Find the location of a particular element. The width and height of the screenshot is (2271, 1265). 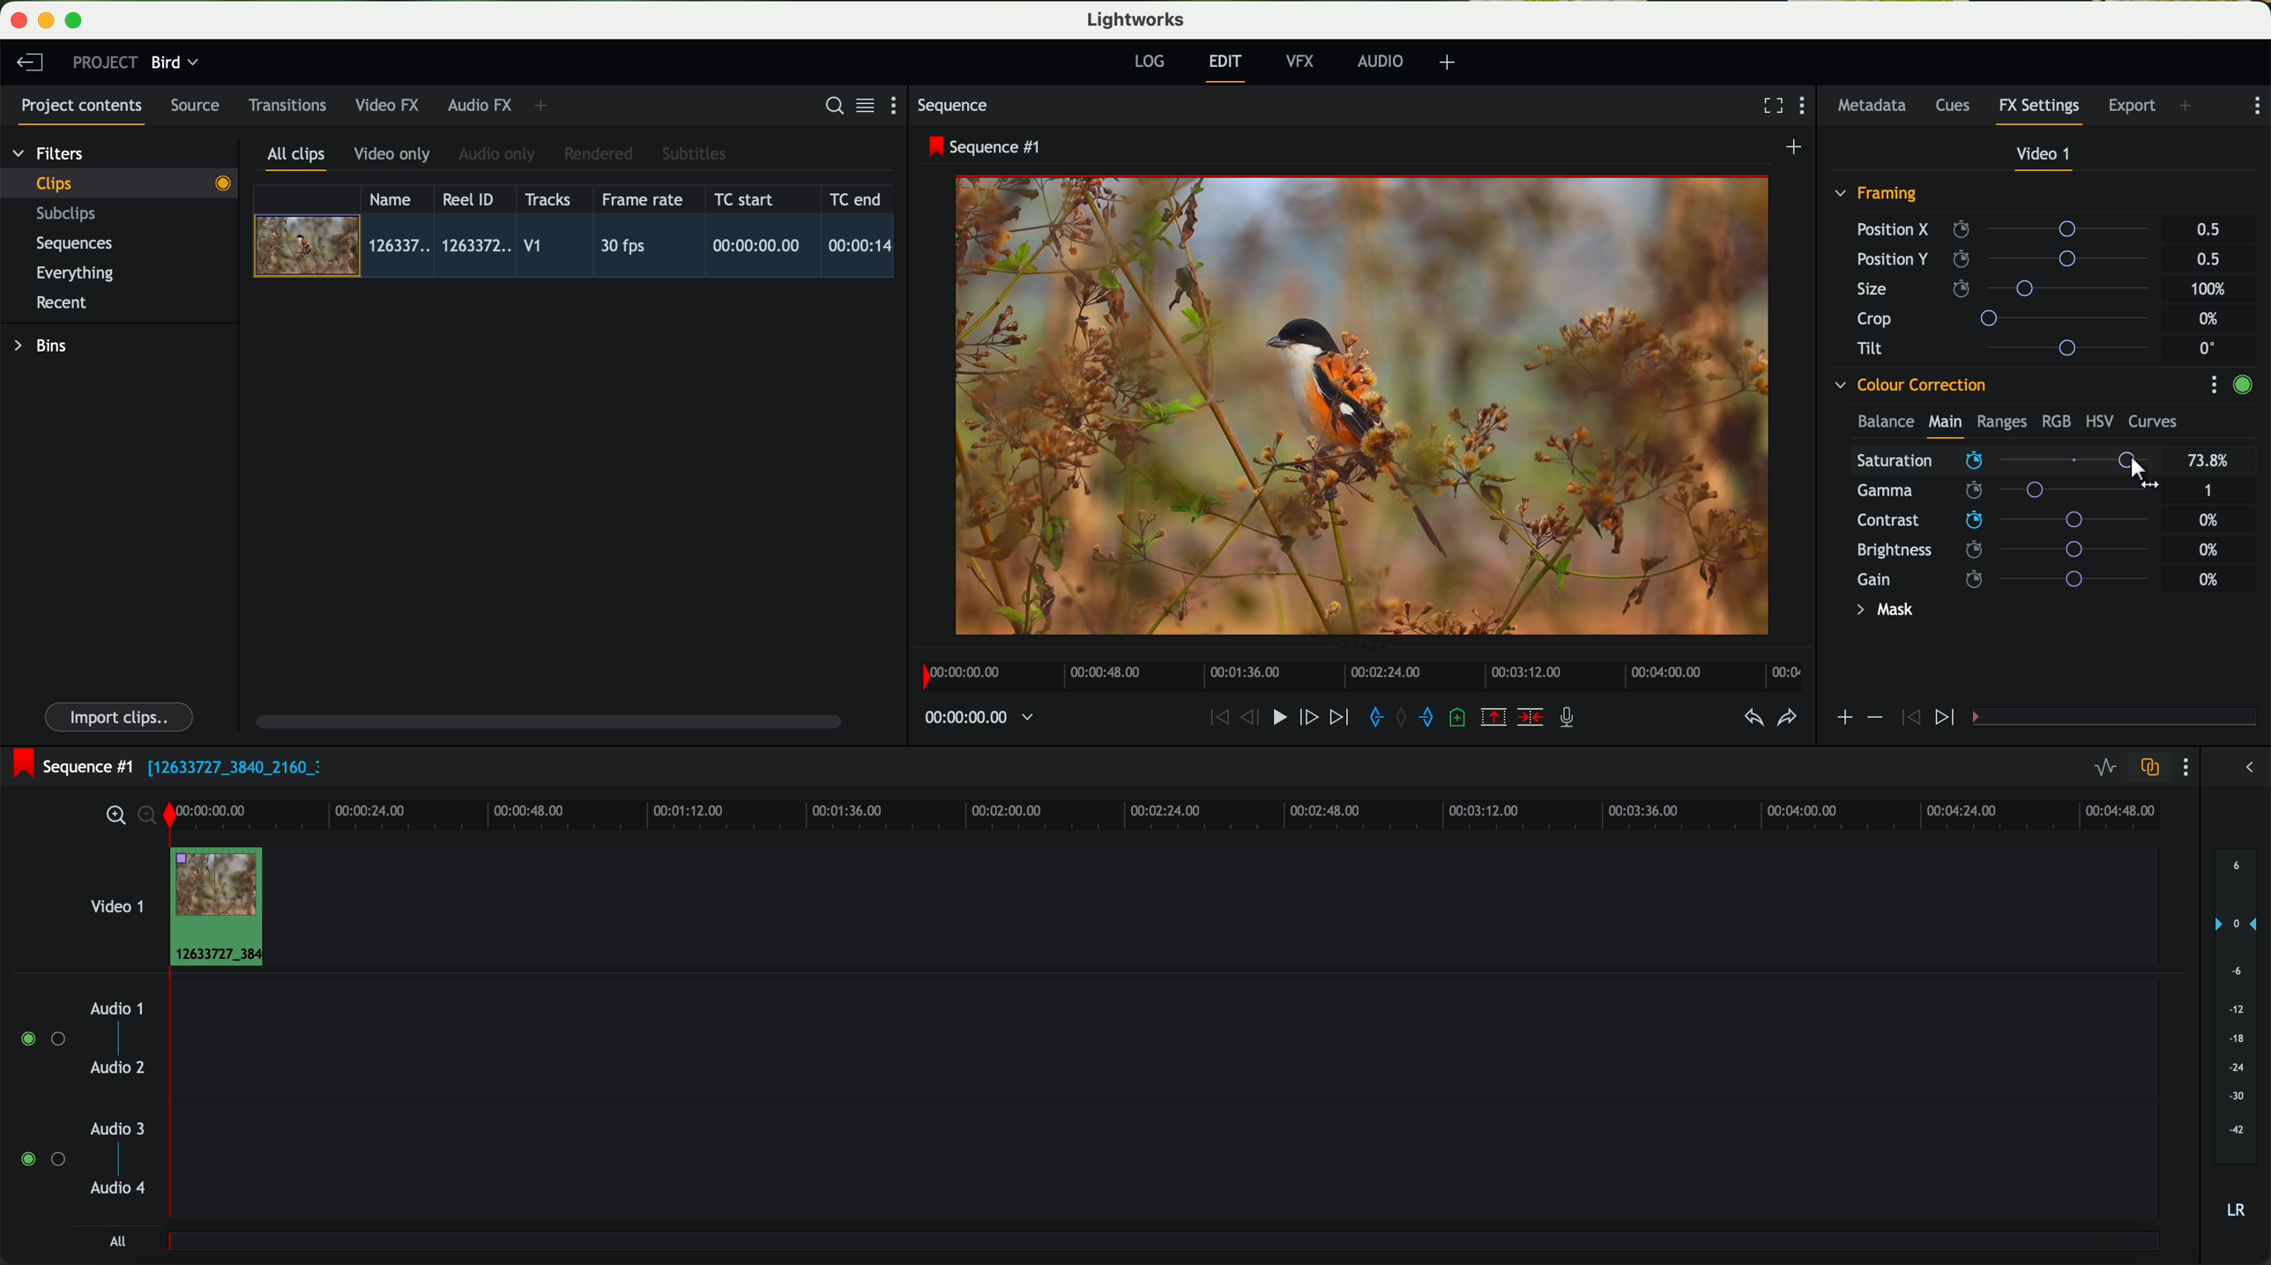

add a cue at the current position is located at coordinates (1460, 718).